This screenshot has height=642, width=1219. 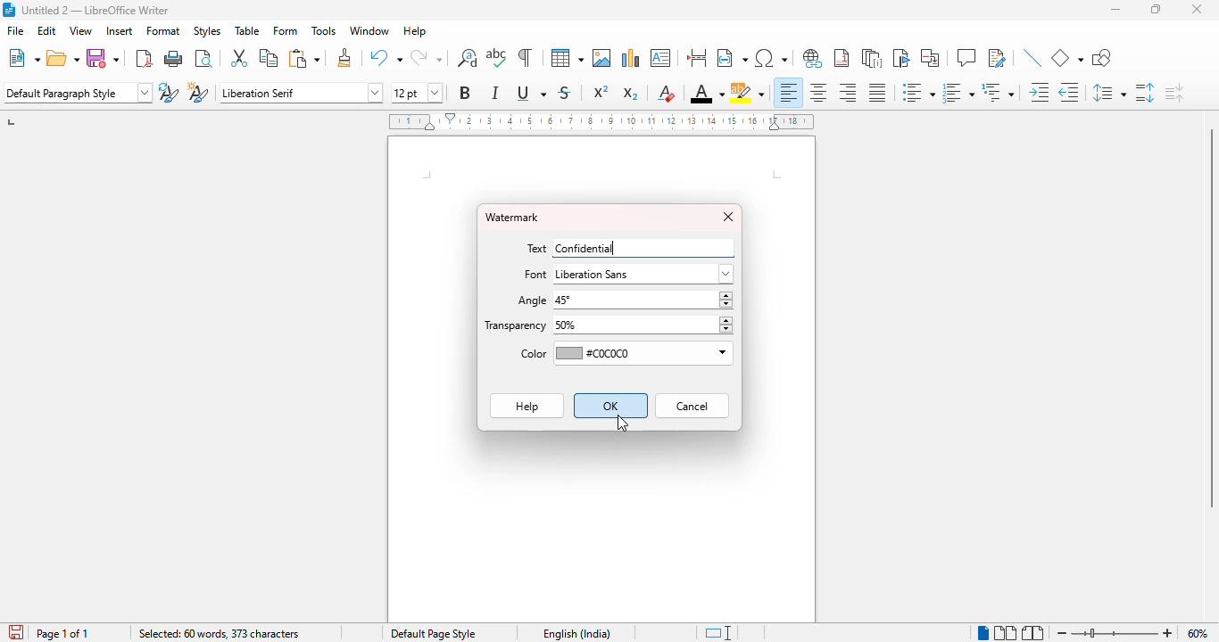 I want to click on single-page view, so click(x=983, y=632).